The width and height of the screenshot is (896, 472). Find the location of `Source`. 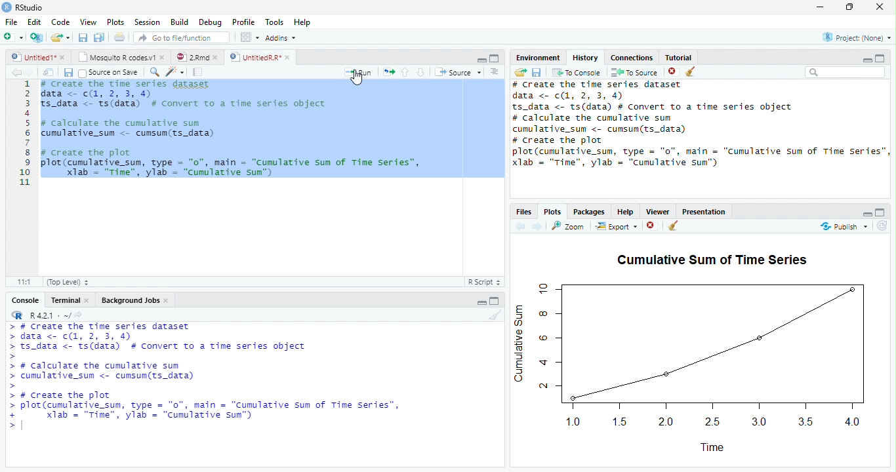

Source is located at coordinates (457, 72).